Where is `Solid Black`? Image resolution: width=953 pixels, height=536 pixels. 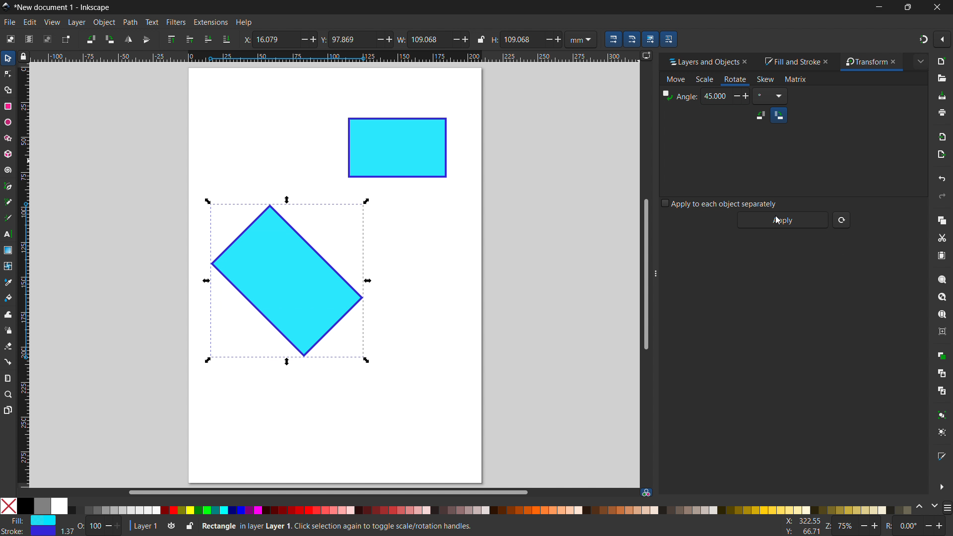 Solid Black is located at coordinates (26, 507).